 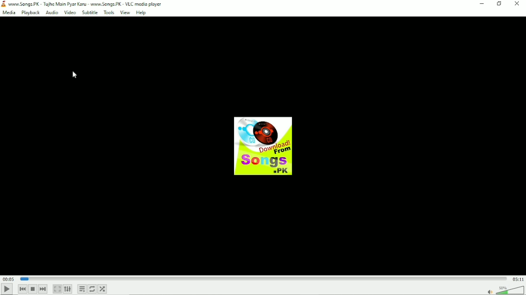 I want to click on Toggle playlist, so click(x=82, y=289).